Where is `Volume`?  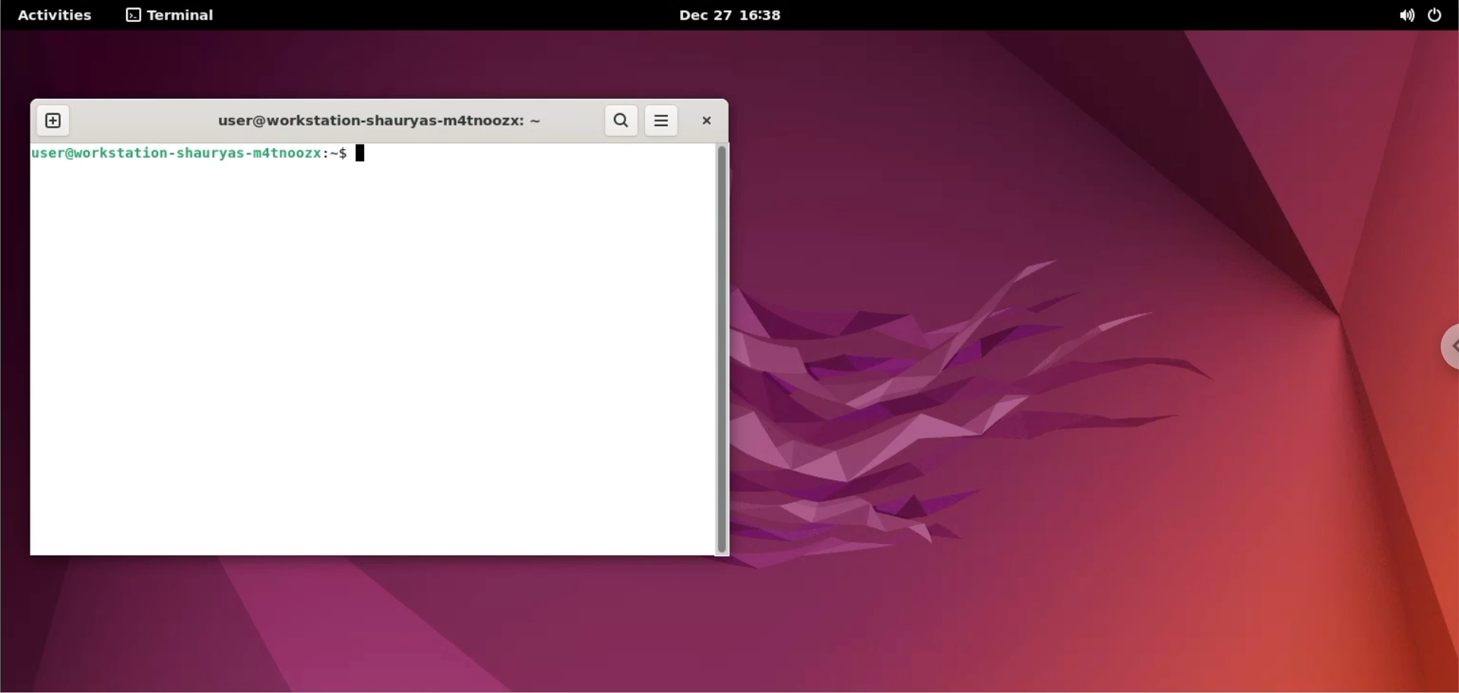
Volume is located at coordinates (1397, 17).